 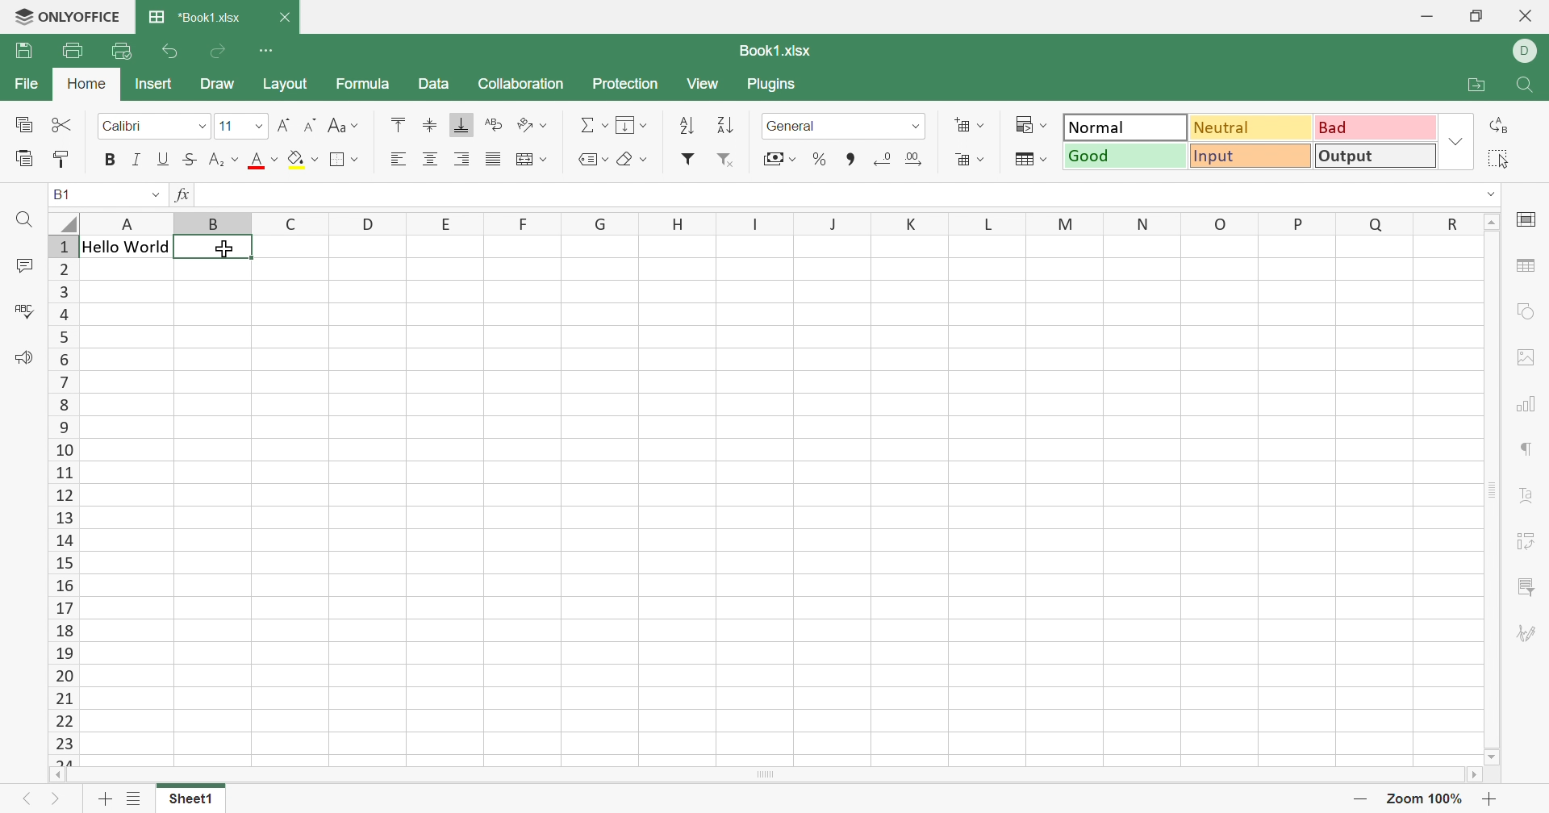 What do you see at coordinates (430, 125) in the screenshot?
I see `Align middle` at bounding box center [430, 125].